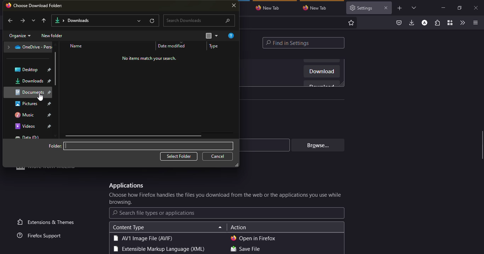 This screenshot has width=484, height=254. What do you see at coordinates (56, 70) in the screenshot?
I see `scroll bar` at bounding box center [56, 70].